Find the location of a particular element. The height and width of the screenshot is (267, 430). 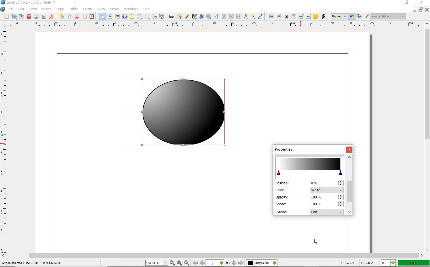

EDIT is located at coordinates (21, 9).